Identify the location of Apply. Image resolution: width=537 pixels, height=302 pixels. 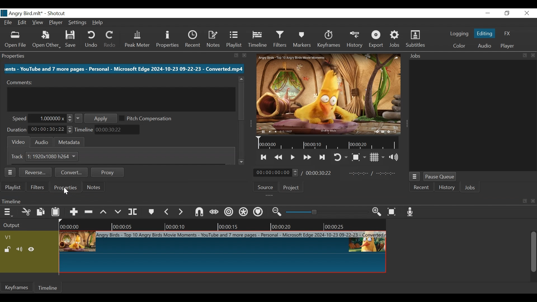
(96, 119).